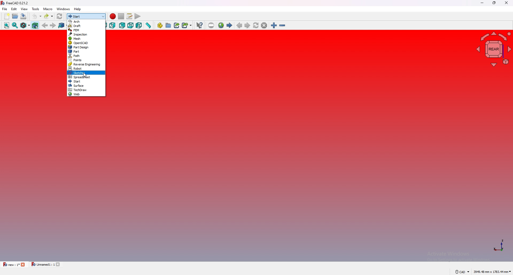 The width and height of the screenshot is (513, 275). Describe the element at coordinates (482, 3) in the screenshot. I see `minimize` at that location.